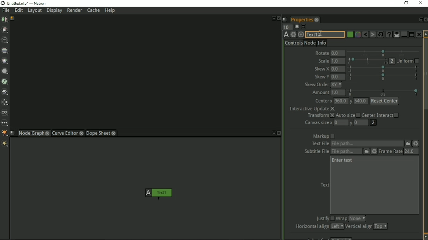  Describe the element at coordinates (341, 122) in the screenshot. I see `0` at that location.